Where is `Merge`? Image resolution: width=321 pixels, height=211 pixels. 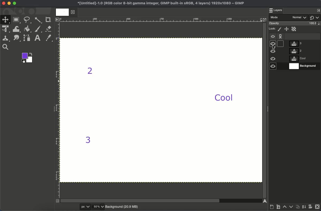
Merge is located at coordinates (304, 208).